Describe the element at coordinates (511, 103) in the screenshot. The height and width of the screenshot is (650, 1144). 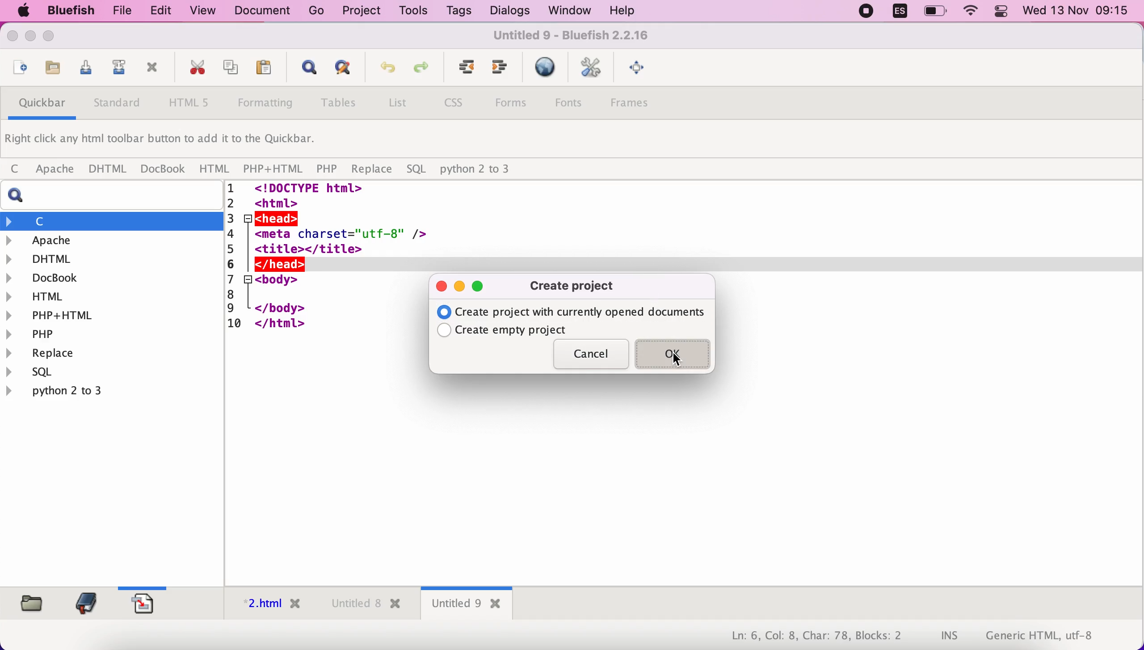
I see `forms` at that location.